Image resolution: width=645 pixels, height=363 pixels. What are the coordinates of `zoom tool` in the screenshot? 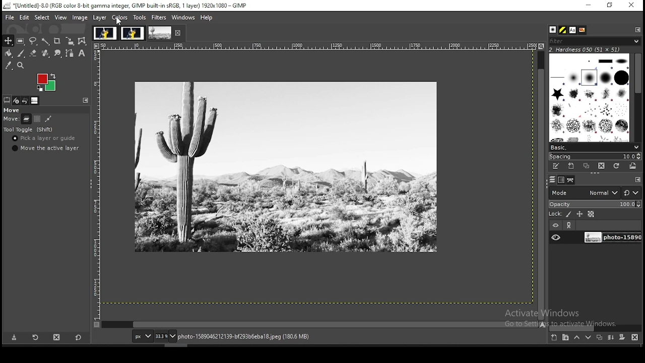 It's located at (20, 66).